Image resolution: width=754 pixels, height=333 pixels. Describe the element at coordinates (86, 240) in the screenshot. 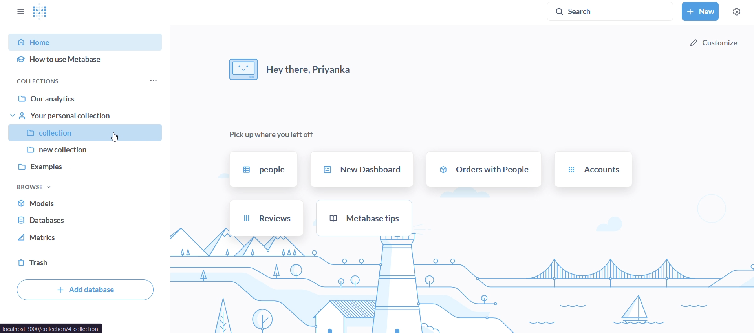

I see `metrics` at that location.